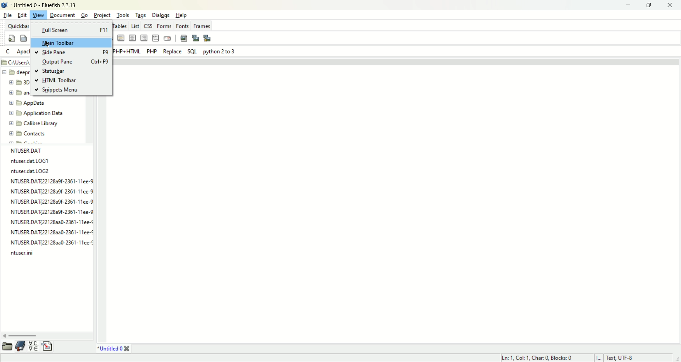 Image resolution: width=681 pixels, height=362 pixels. What do you see at coordinates (51, 181) in the screenshot?
I see `NTUSER.DAT{22128a9f-2361-11ee-9` at bounding box center [51, 181].